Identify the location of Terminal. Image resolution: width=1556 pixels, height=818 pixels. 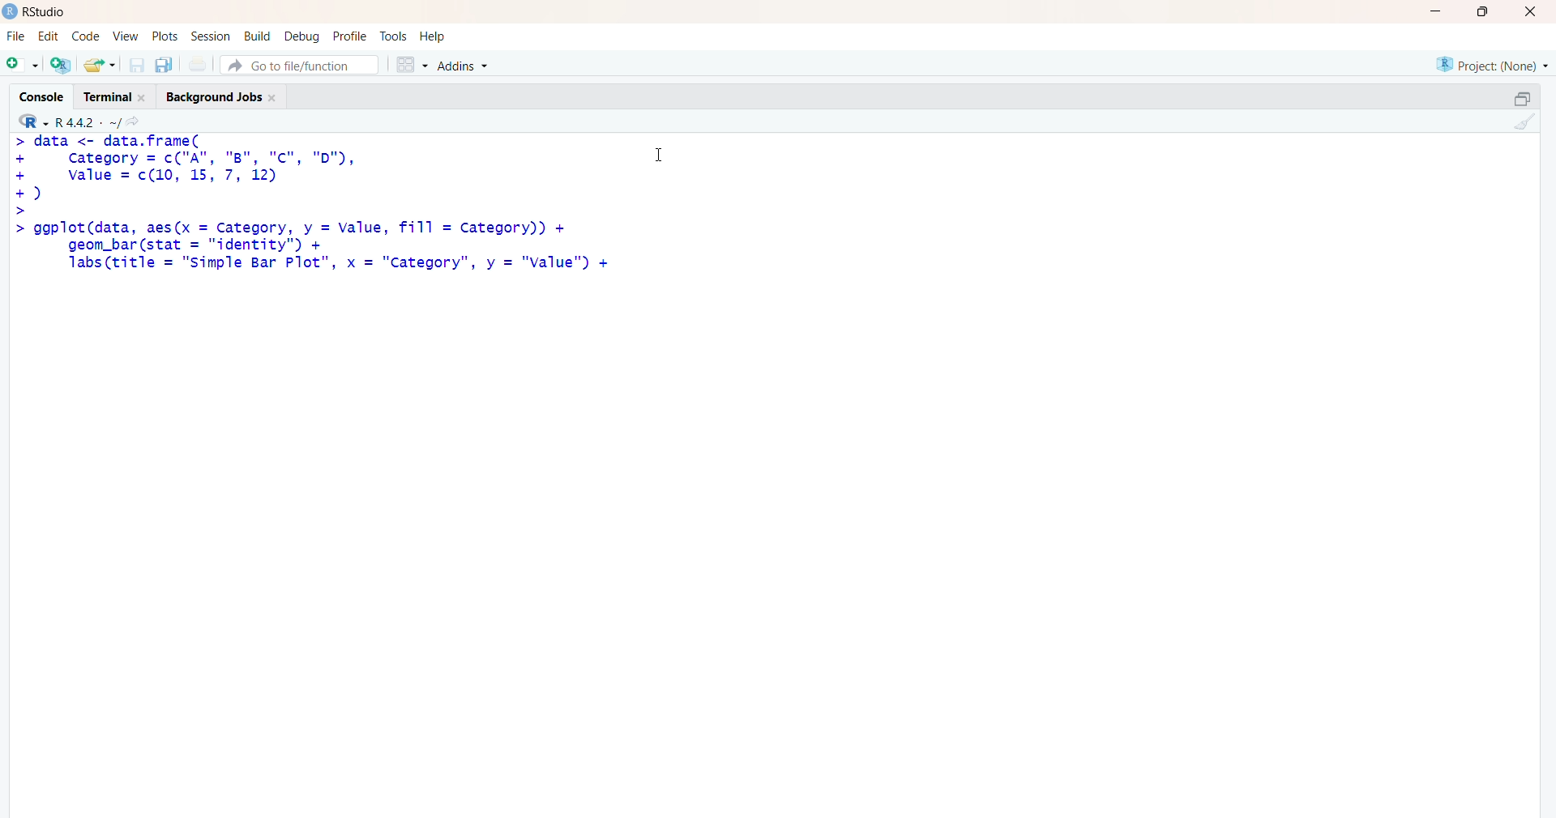
(112, 95).